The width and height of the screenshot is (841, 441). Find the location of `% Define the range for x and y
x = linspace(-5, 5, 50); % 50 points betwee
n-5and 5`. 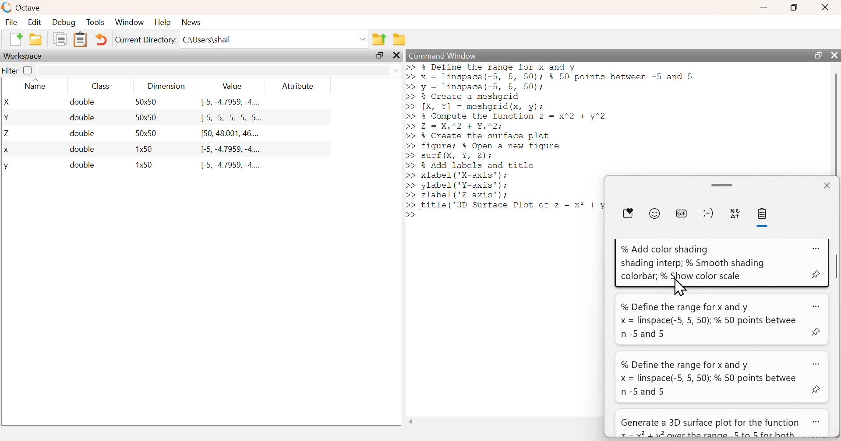

% Define the range for x and y
x = linspace(-5, 5, 50); % 50 points betwee
n-5and 5 is located at coordinates (708, 320).